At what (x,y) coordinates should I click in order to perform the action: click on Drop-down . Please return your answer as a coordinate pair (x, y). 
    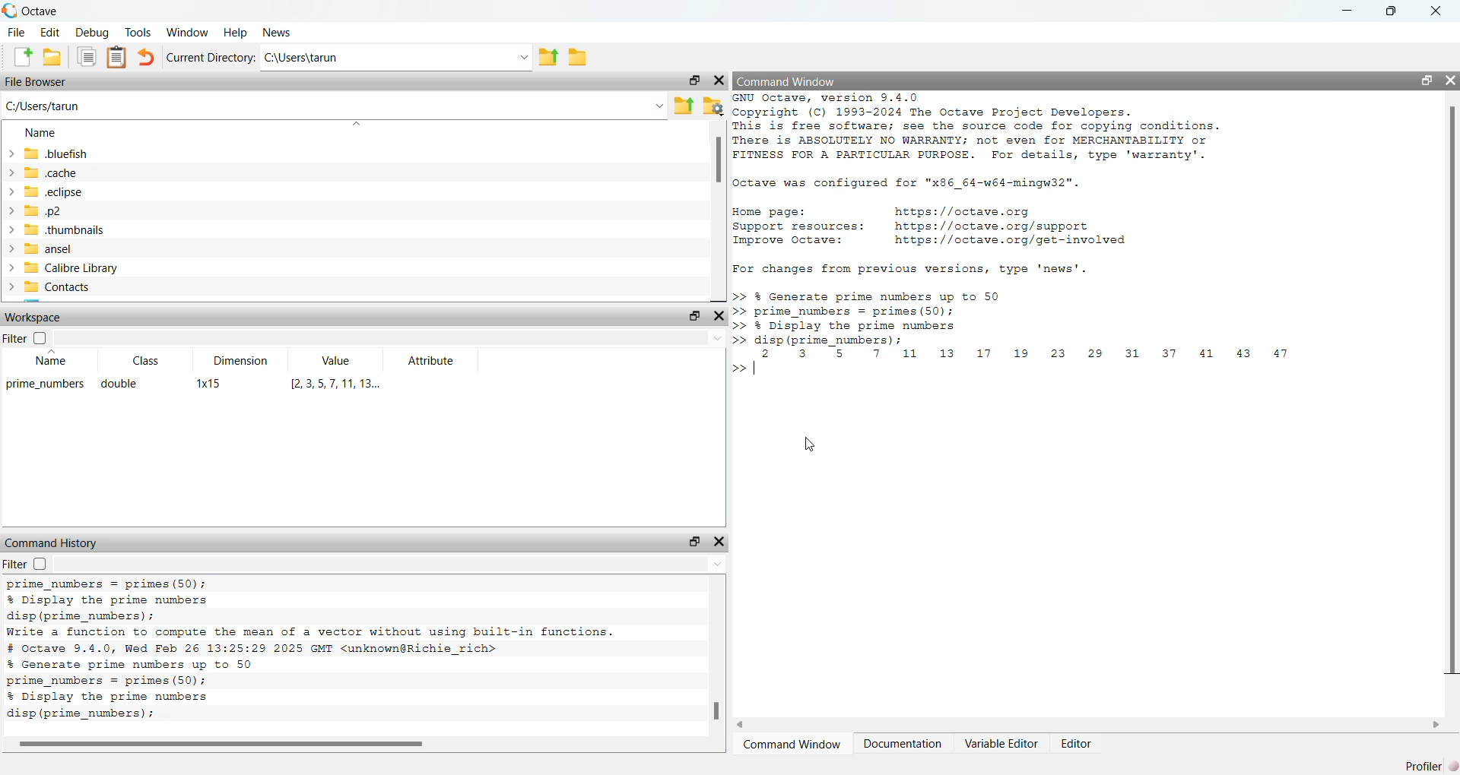
    Looking at the image, I should click on (659, 107).